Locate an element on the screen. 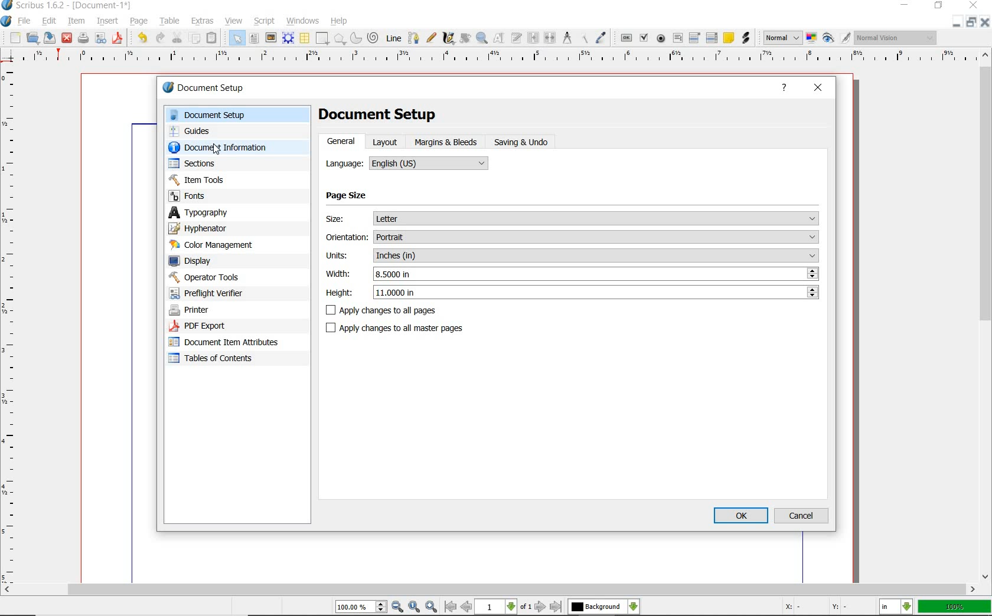 The height and width of the screenshot is (616, 992). item is located at coordinates (77, 22).